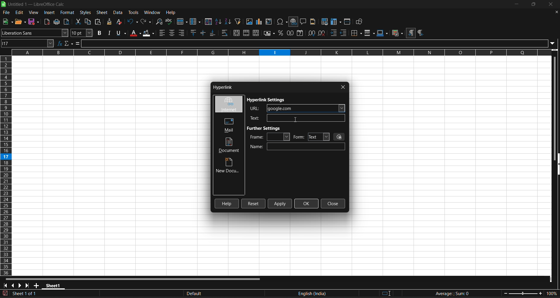  I want to click on save, so click(8, 22).